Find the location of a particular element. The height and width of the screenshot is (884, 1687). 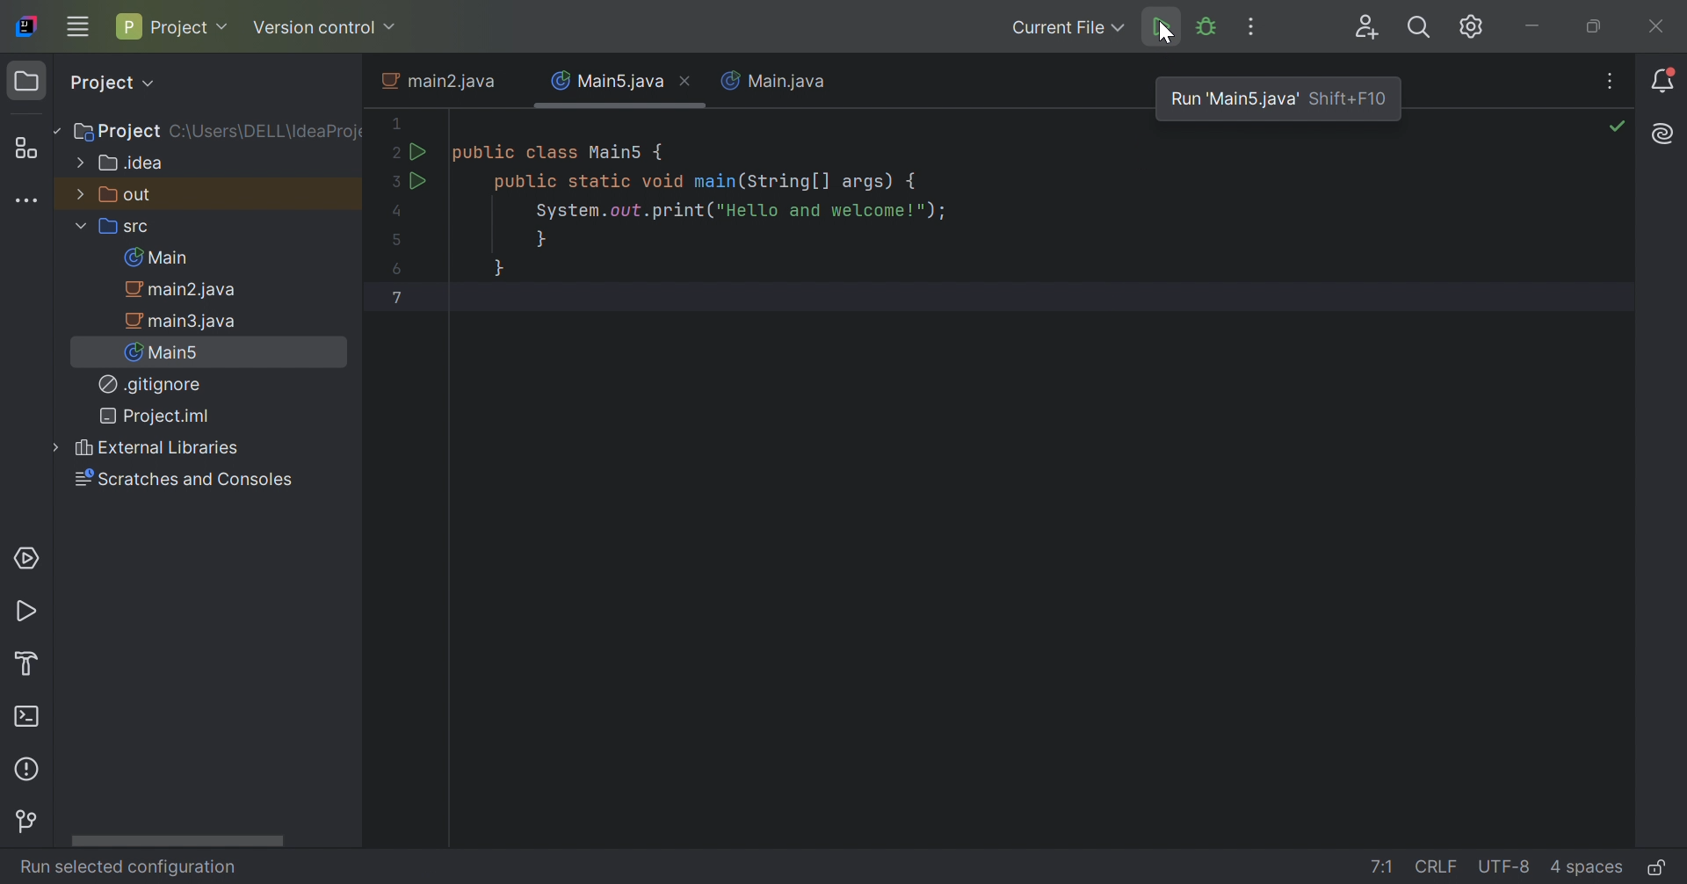

7:1 is located at coordinates (1381, 865).